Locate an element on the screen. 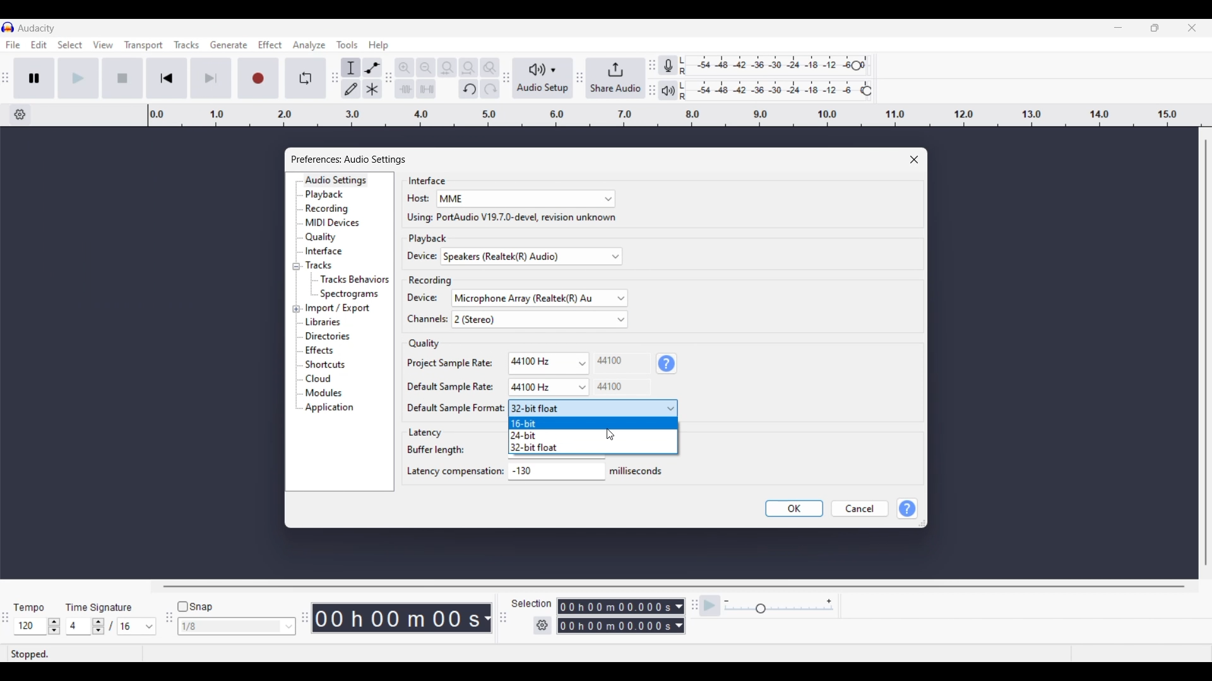  44100 is located at coordinates (609, 361).